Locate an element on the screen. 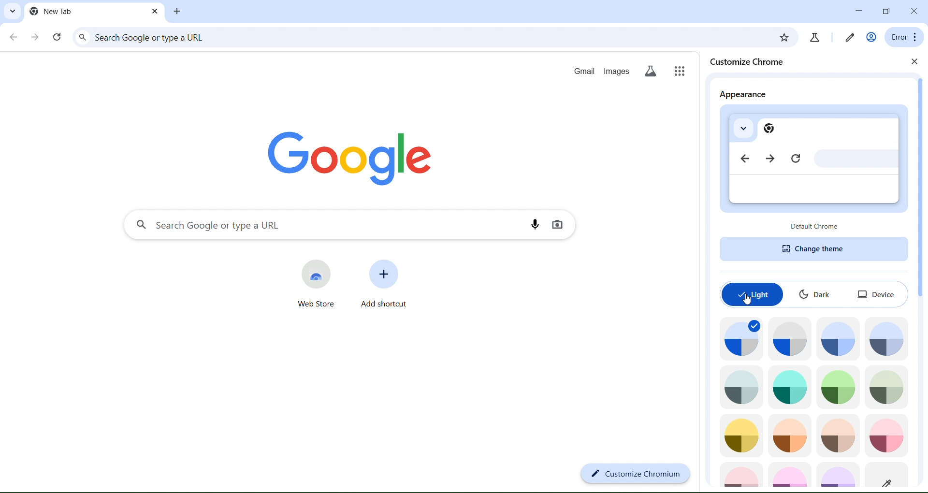  image is located at coordinates (888, 338).